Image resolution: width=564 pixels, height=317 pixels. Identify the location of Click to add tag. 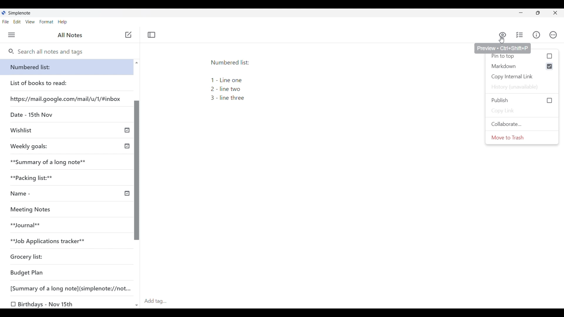
(353, 301).